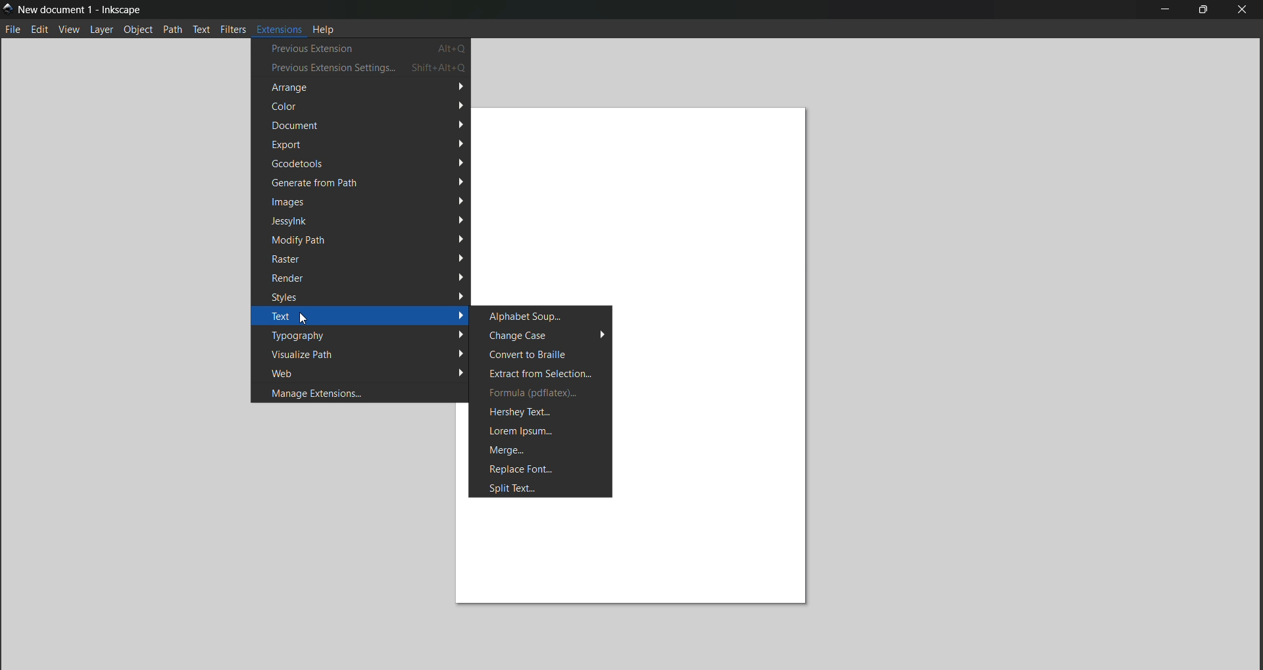 The height and width of the screenshot is (670, 1263). Describe the element at coordinates (304, 318) in the screenshot. I see `cursor` at that location.